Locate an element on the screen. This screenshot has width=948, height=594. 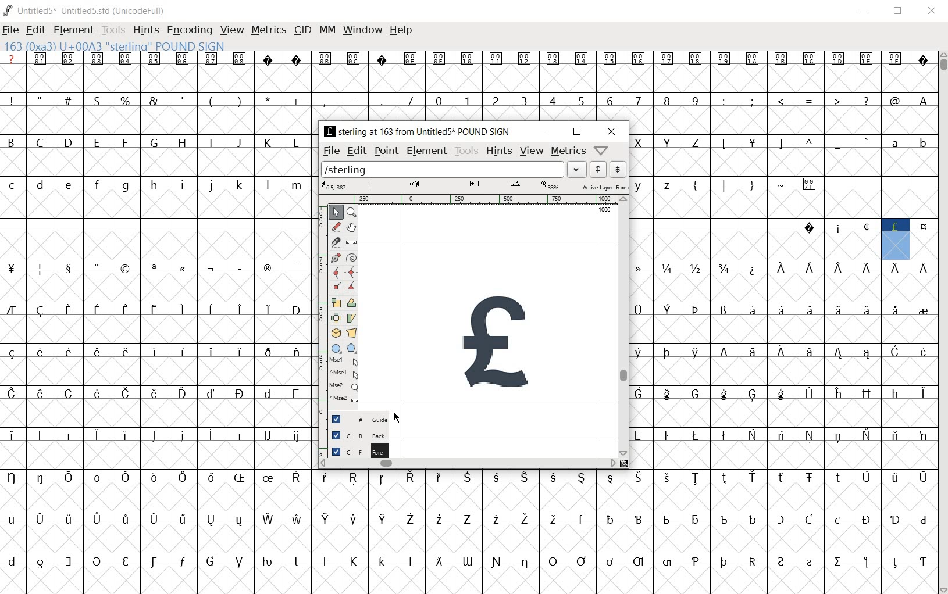
Symbol is located at coordinates (582, 478).